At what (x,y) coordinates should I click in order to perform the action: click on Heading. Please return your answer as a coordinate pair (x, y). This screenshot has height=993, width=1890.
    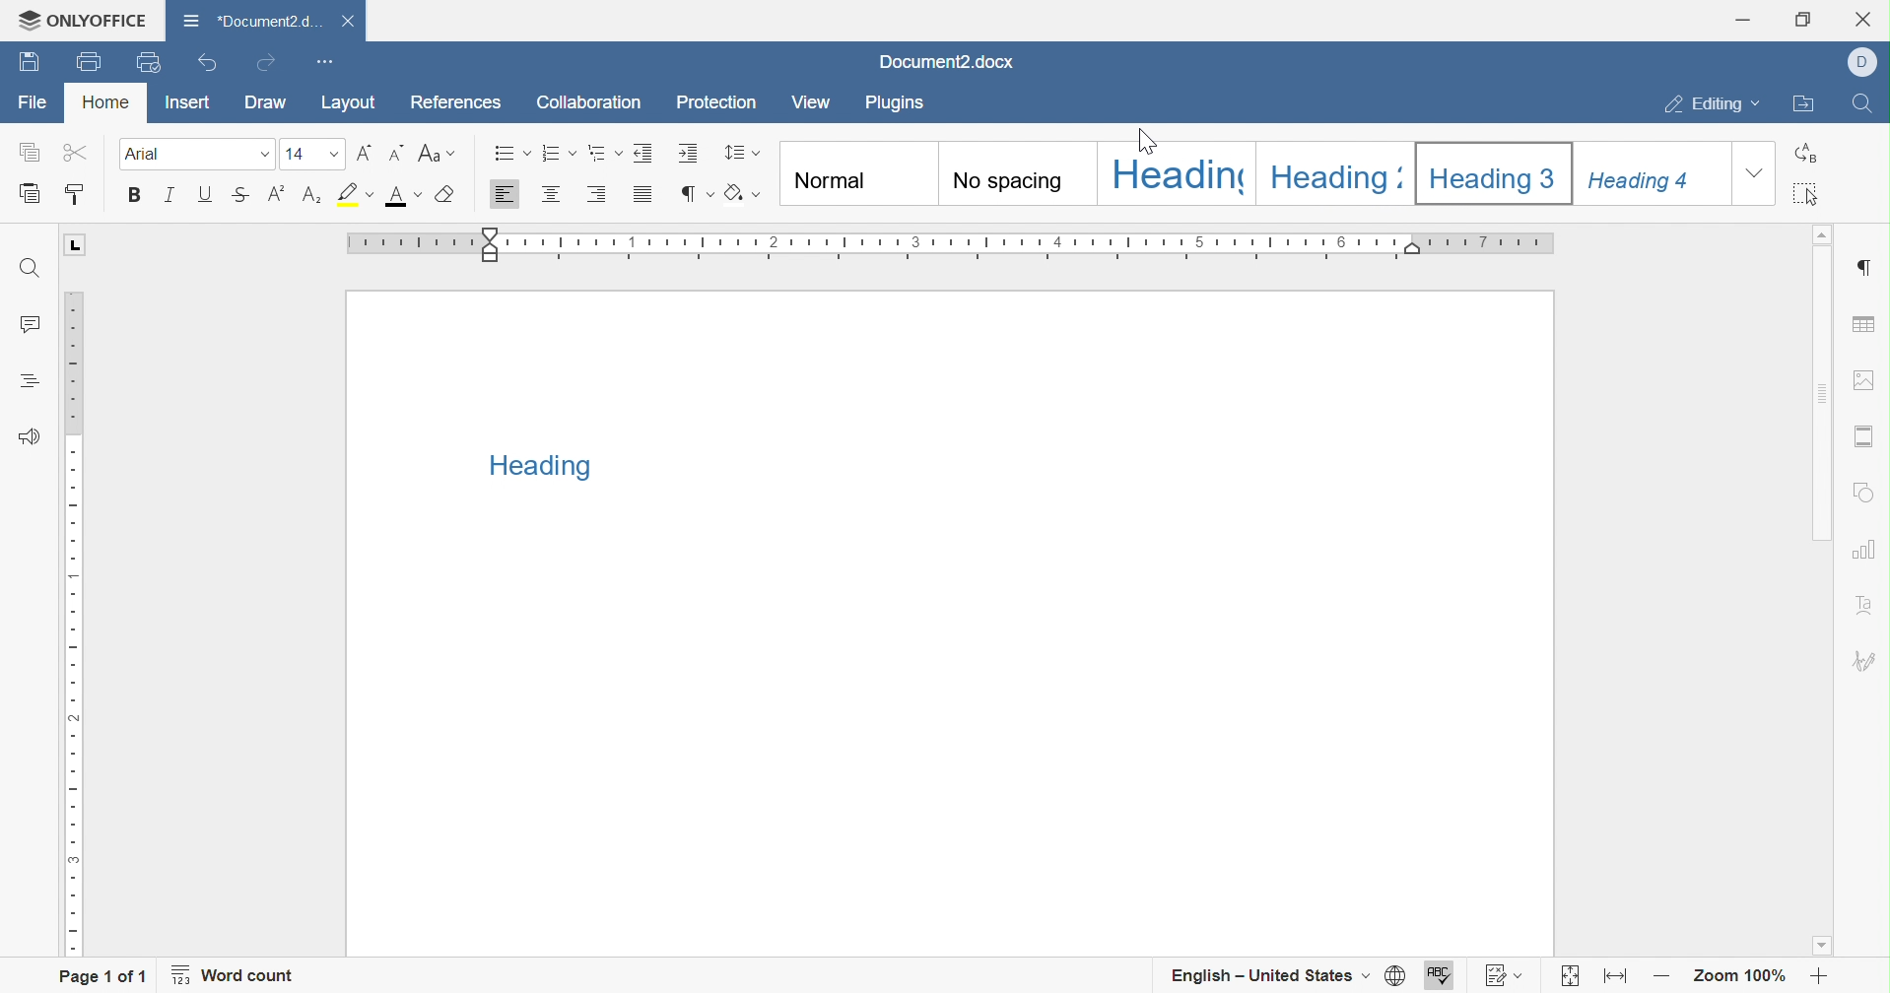
    Looking at the image, I should click on (534, 467).